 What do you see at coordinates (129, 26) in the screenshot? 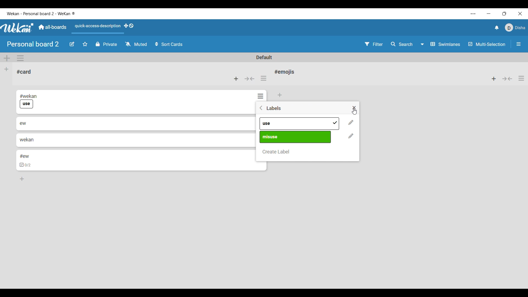
I see `Show desktop drag handles` at bounding box center [129, 26].